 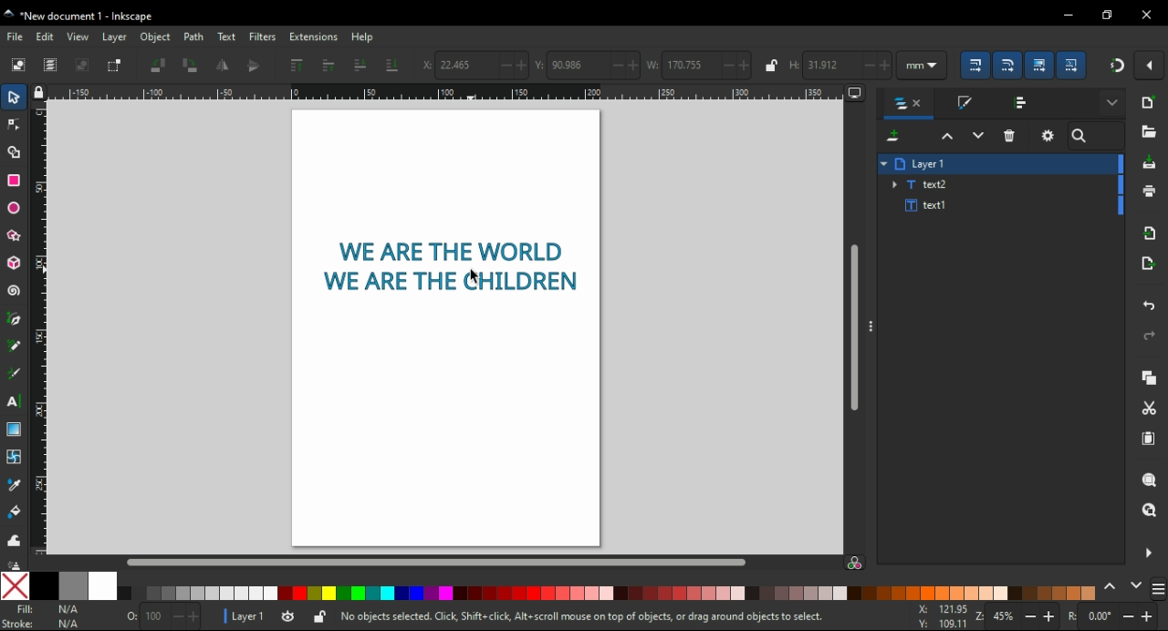 I want to click on object rotate 90 , so click(x=191, y=65).